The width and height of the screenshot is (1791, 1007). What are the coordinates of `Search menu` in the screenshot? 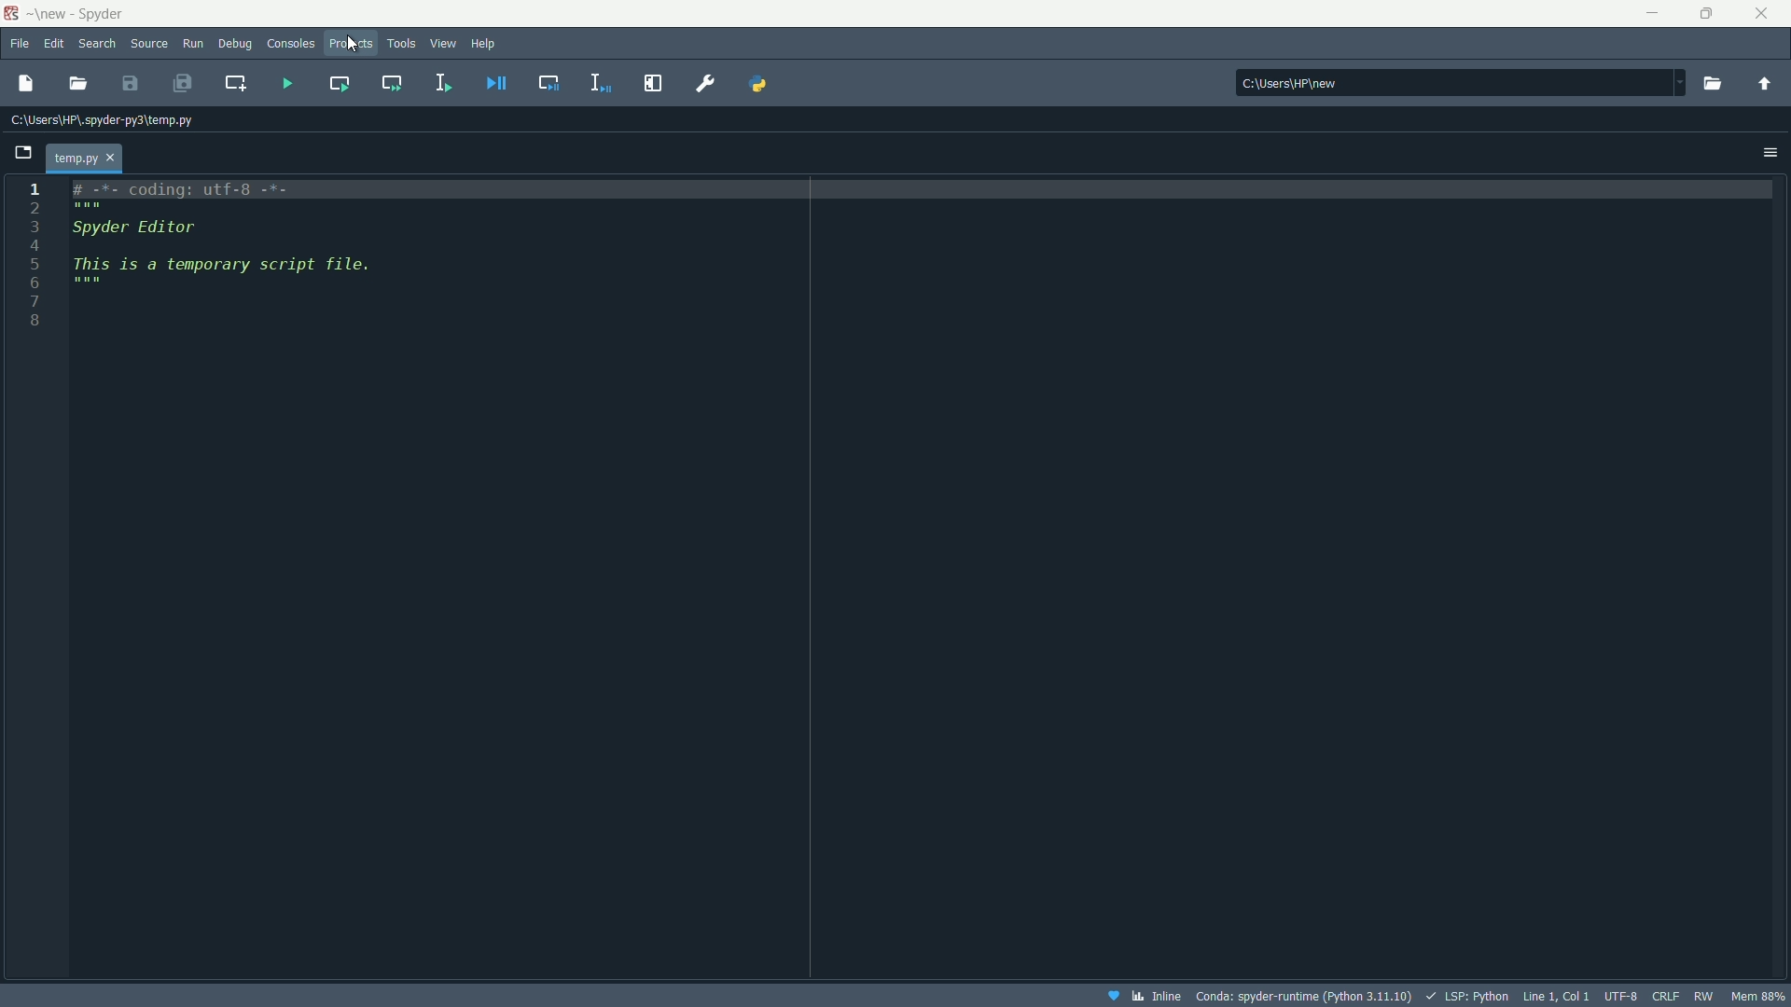 It's located at (97, 46).